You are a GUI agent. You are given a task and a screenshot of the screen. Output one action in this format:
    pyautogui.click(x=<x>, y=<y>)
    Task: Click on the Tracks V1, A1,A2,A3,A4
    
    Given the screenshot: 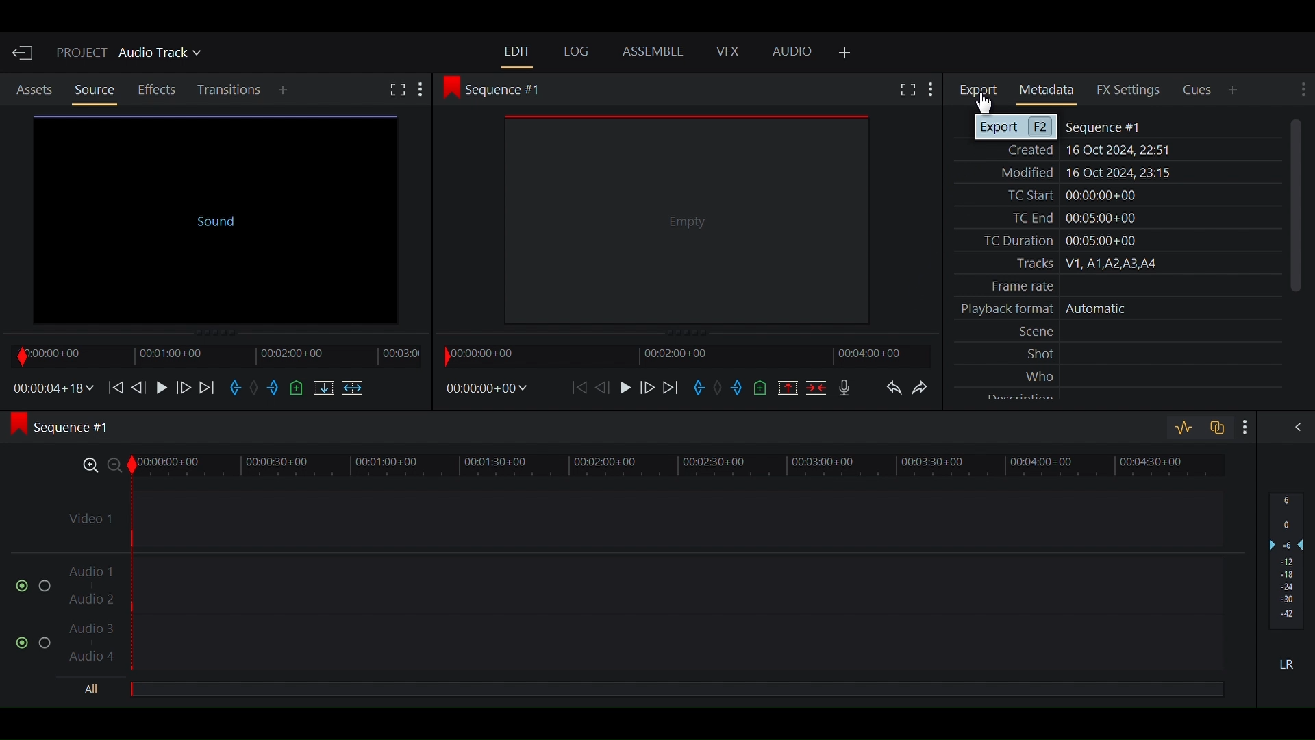 What is the action you would take?
    pyautogui.click(x=1081, y=264)
    